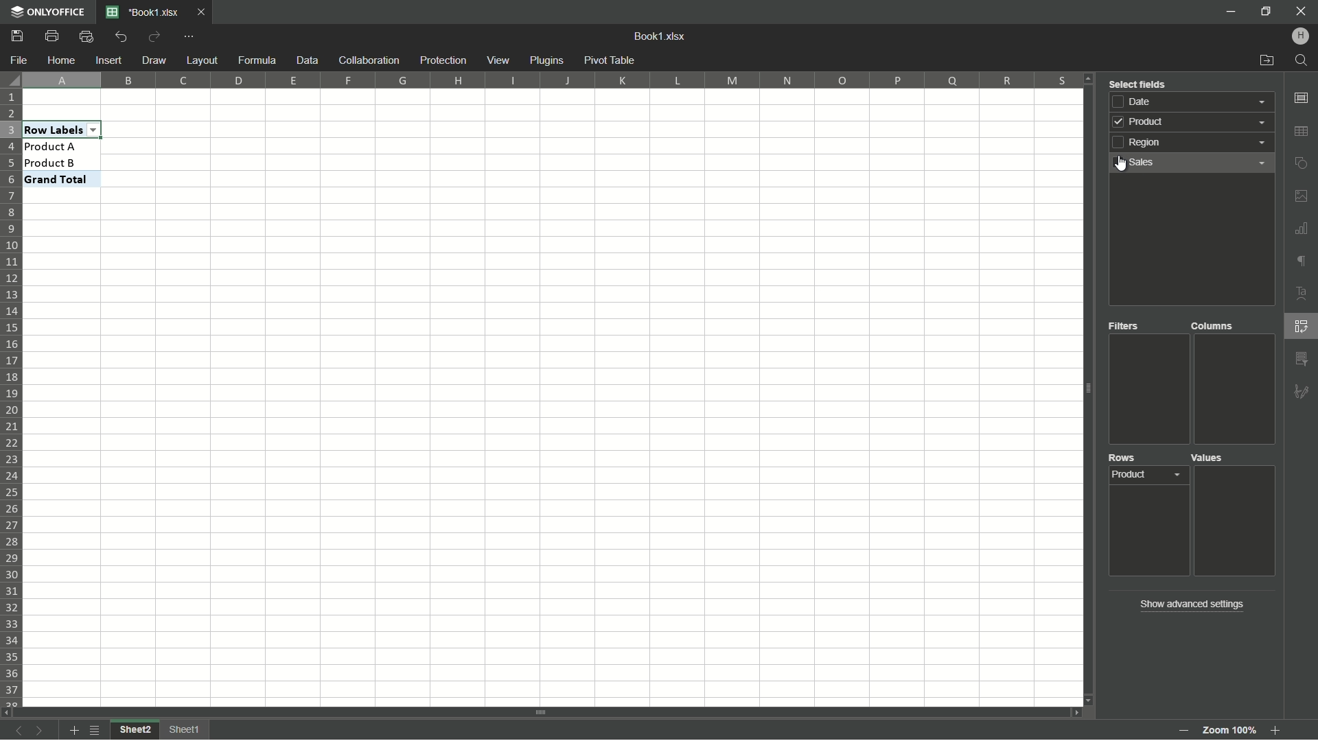 This screenshot has width=1318, height=741. I want to click on cells, so click(115, 447).